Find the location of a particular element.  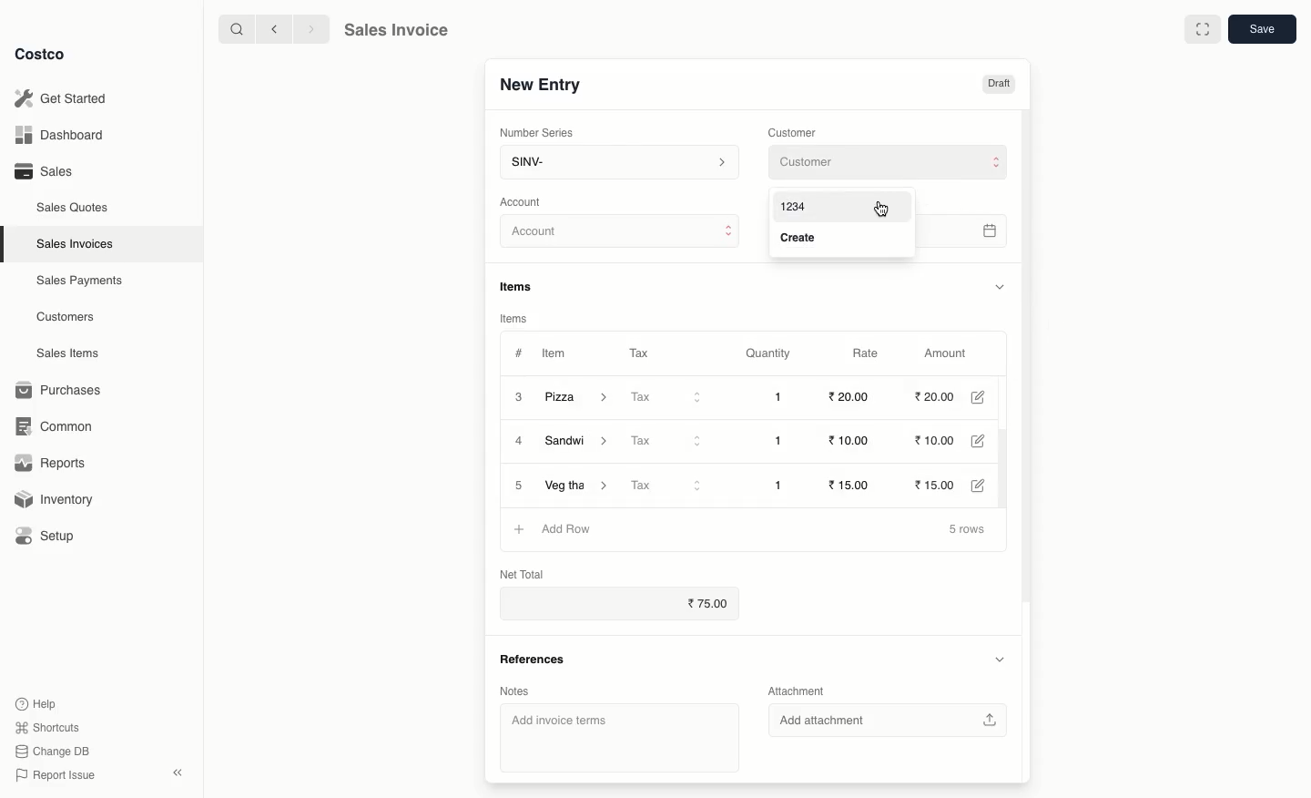

Edit is located at coordinates (986, 485).